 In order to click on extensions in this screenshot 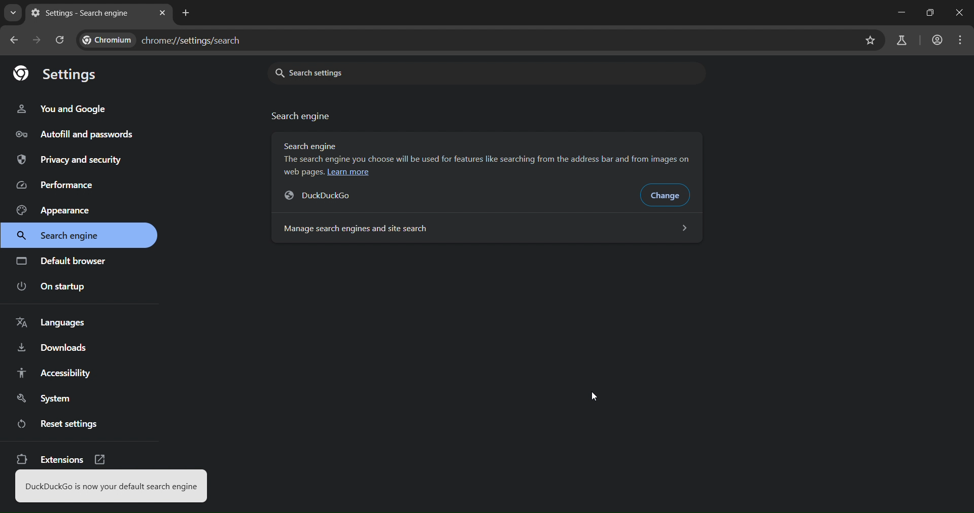, I will do `click(61, 461)`.